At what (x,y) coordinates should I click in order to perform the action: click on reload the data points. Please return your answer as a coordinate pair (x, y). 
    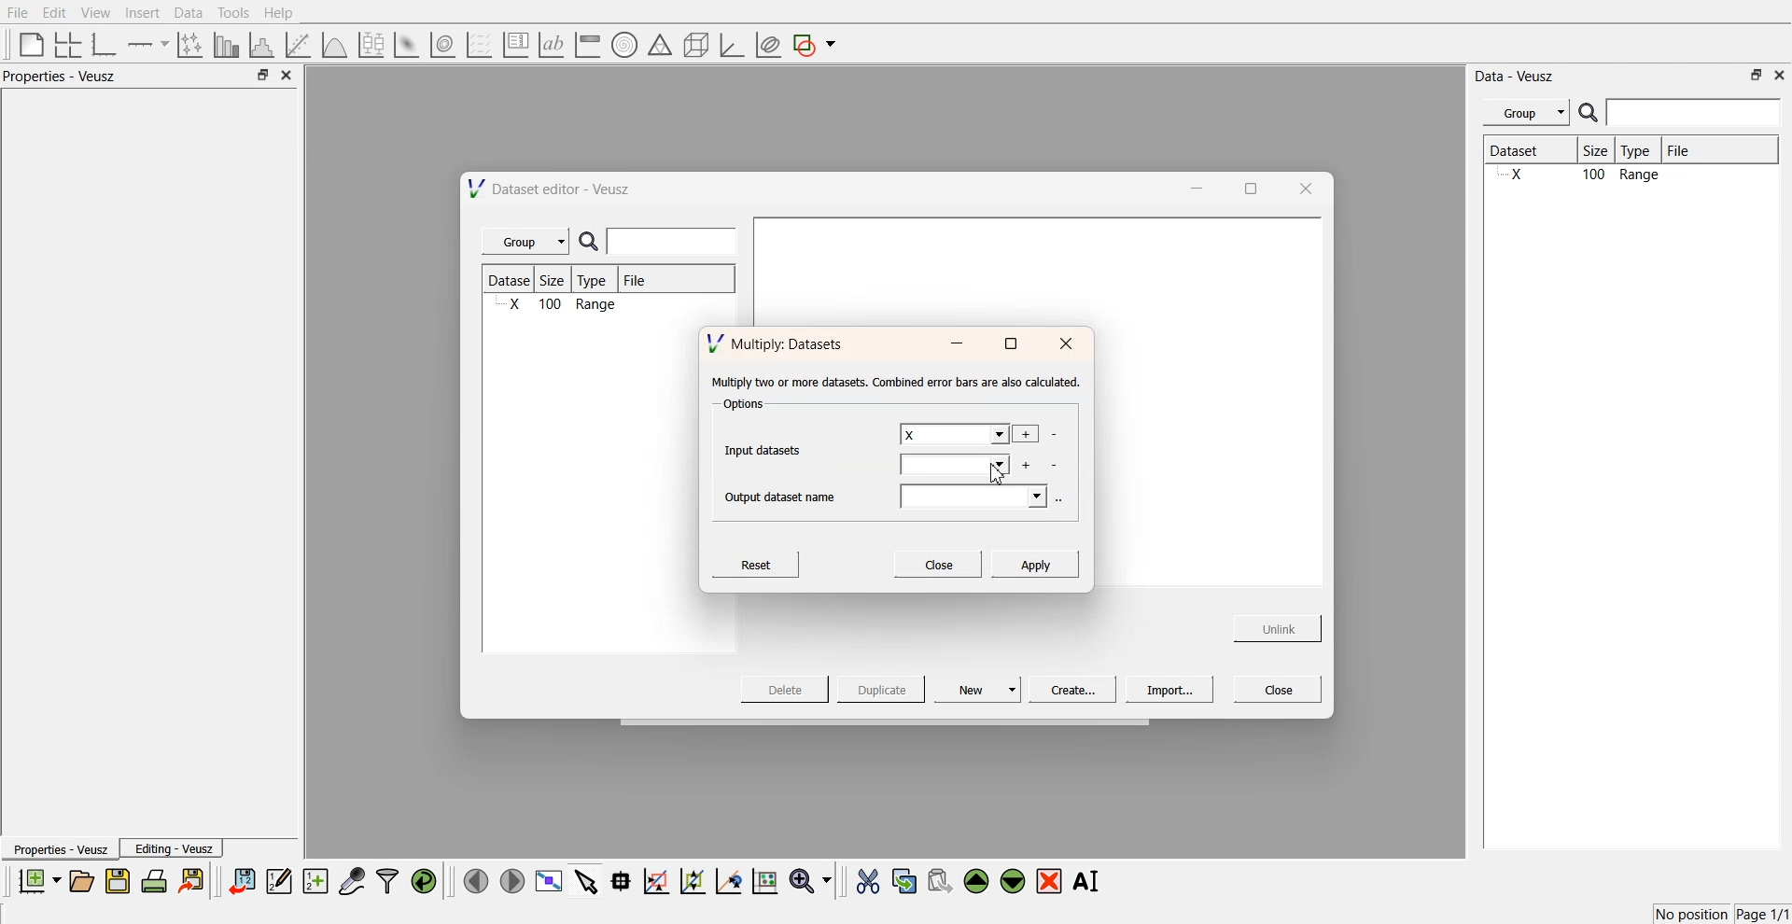
    Looking at the image, I should click on (425, 882).